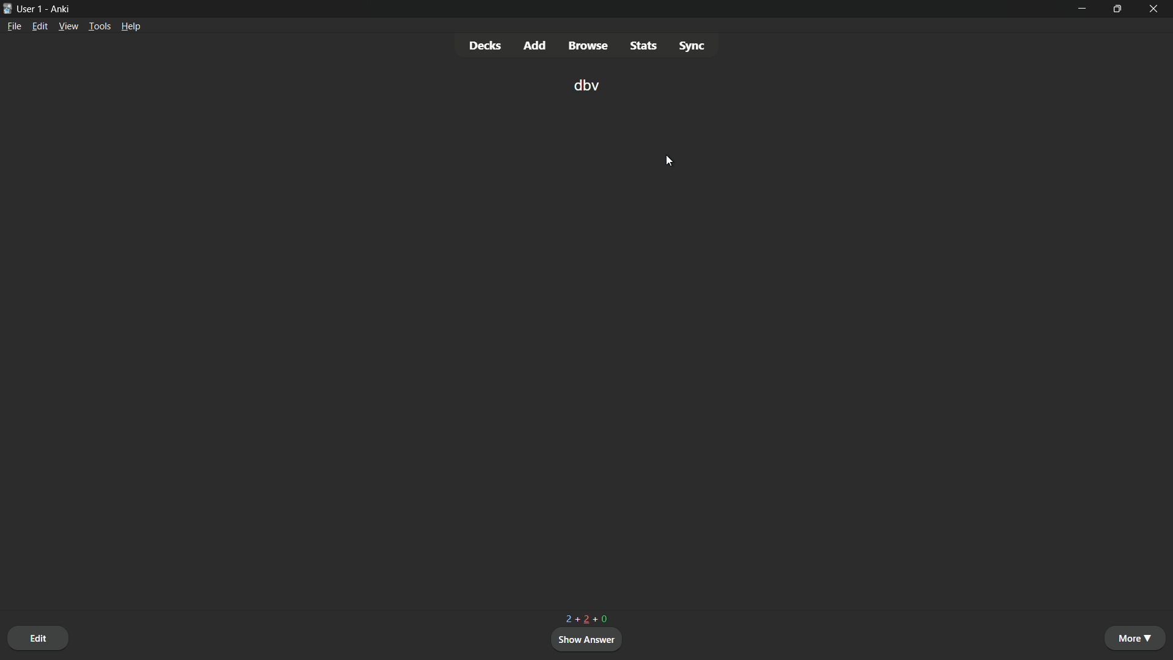 This screenshot has height=660, width=1173. I want to click on dbv, so click(585, 87).